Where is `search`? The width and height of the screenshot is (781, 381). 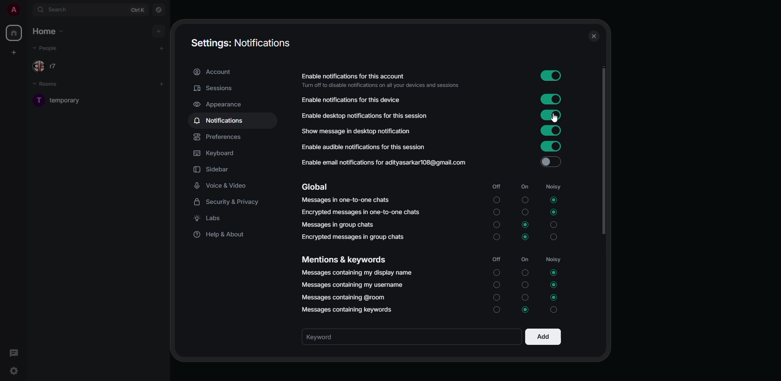 search is located at coordinates (59, 10).